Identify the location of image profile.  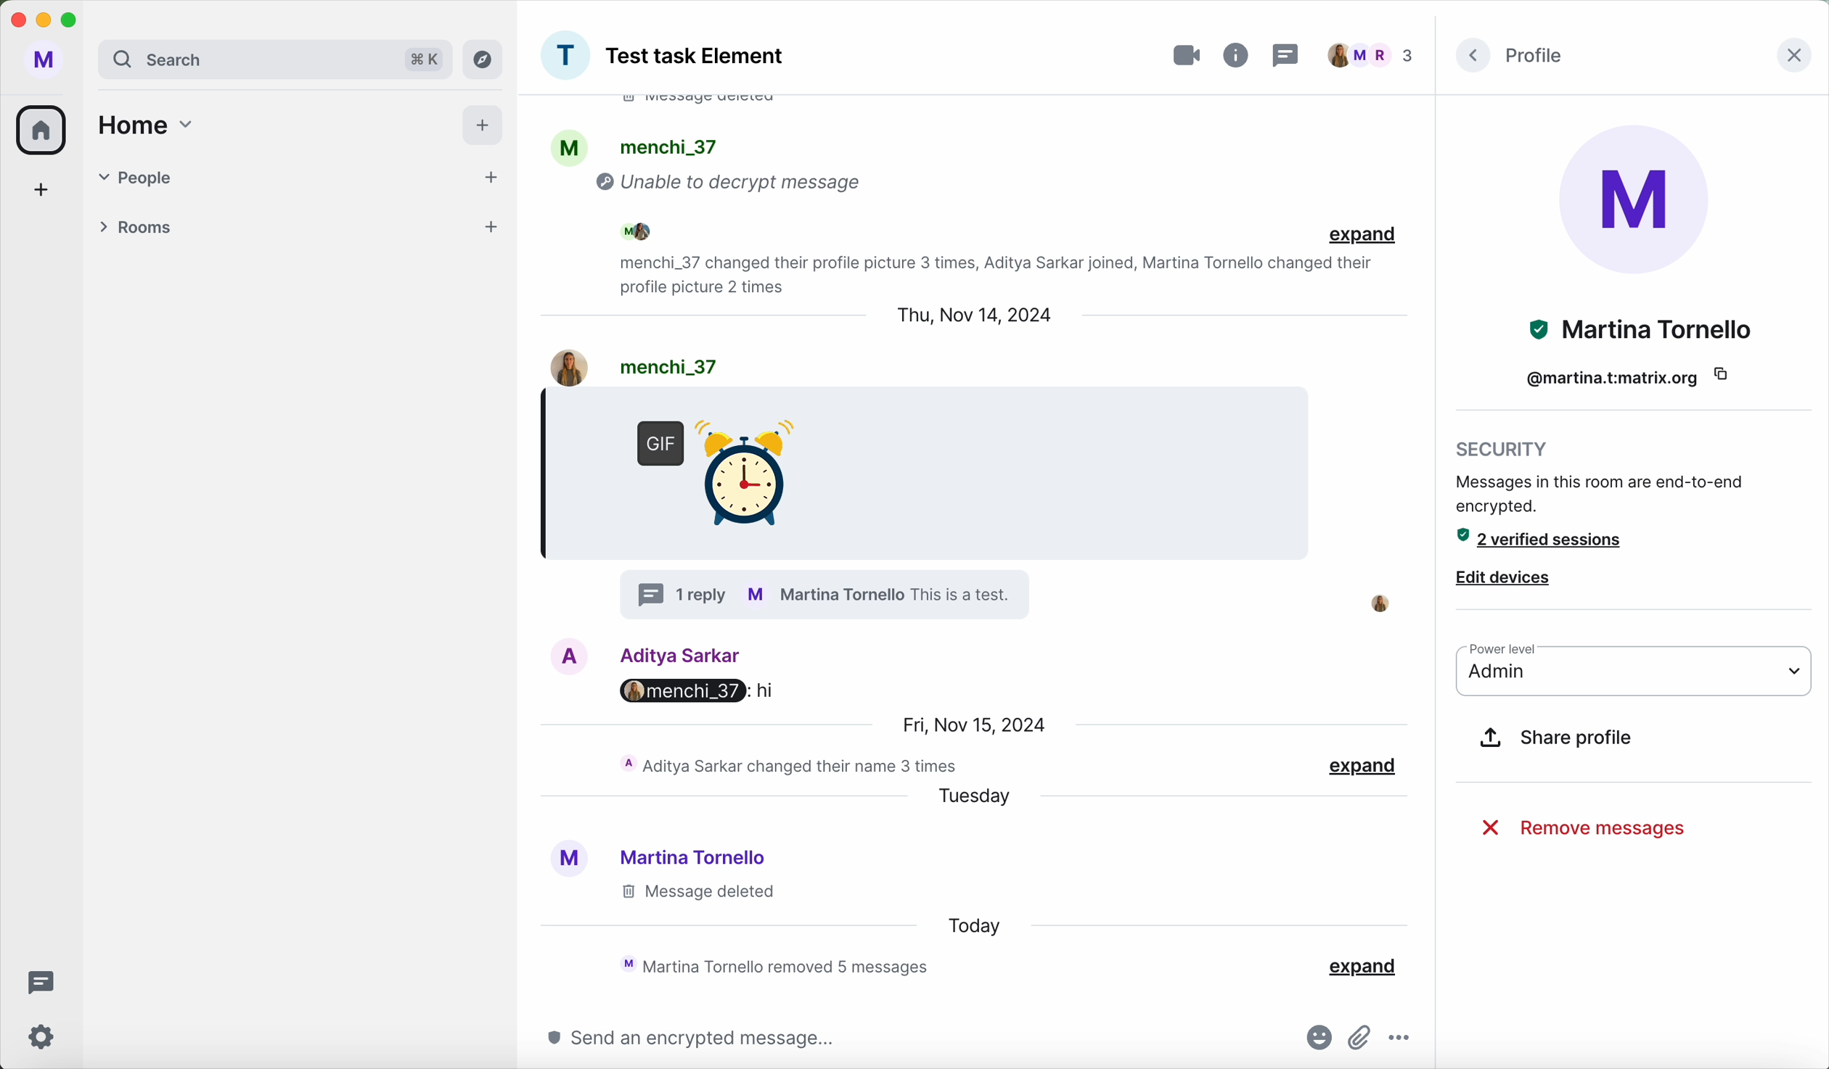
(557, 366).